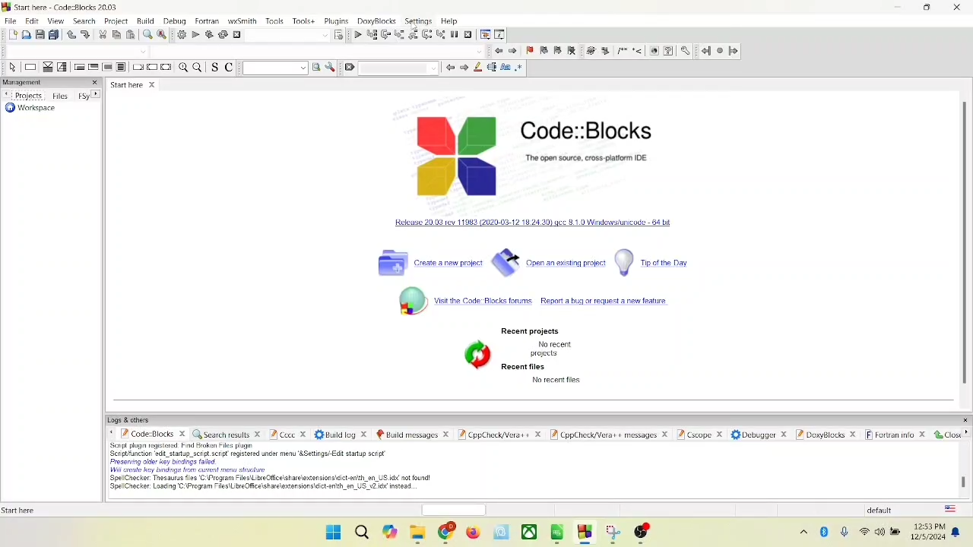 The height and width of the screenshot is (547, 973). What do you see at coordinates (77, 68) in the screenshot?
I see `entry condition loop` at bounding box center [77, 68].